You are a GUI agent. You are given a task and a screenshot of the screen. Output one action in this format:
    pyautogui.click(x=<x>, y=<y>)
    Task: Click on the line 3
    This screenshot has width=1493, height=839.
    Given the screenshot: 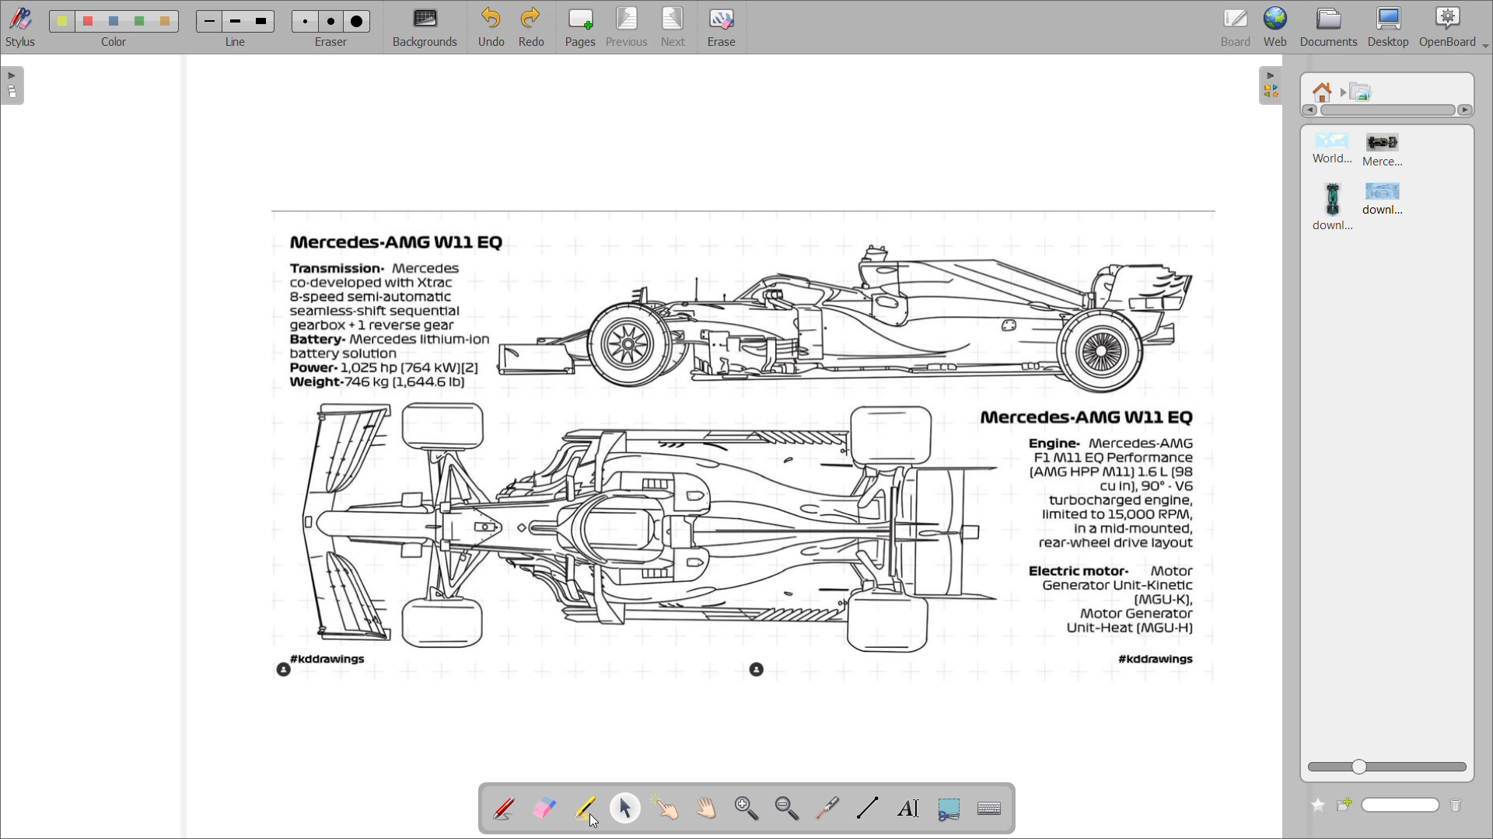 What is the action you would take?
    pyautogui.click(x=264, y=20)
    